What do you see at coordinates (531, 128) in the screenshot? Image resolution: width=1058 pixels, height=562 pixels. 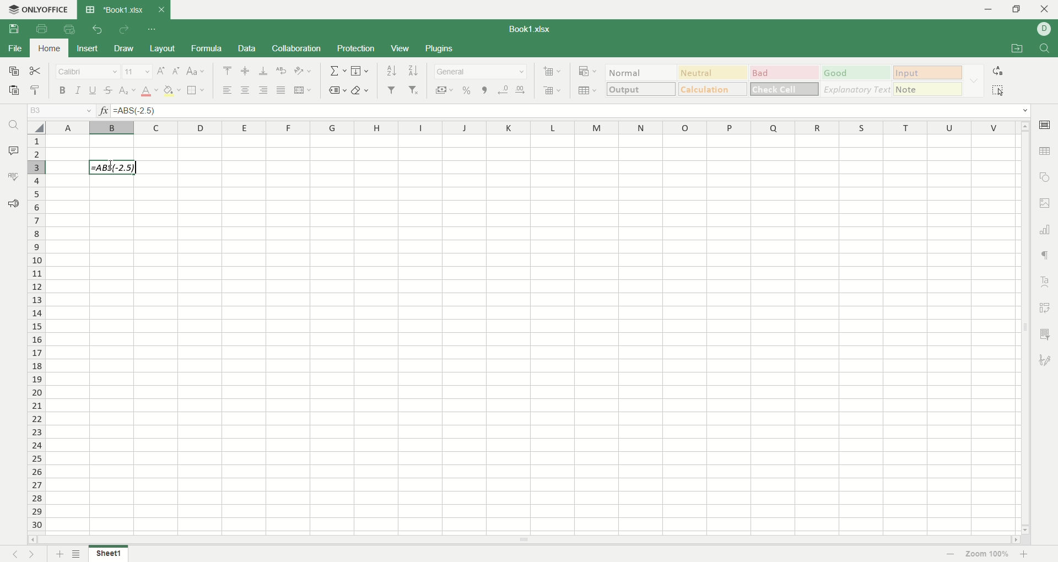 I see `column name` at bounding box center [531, 128].